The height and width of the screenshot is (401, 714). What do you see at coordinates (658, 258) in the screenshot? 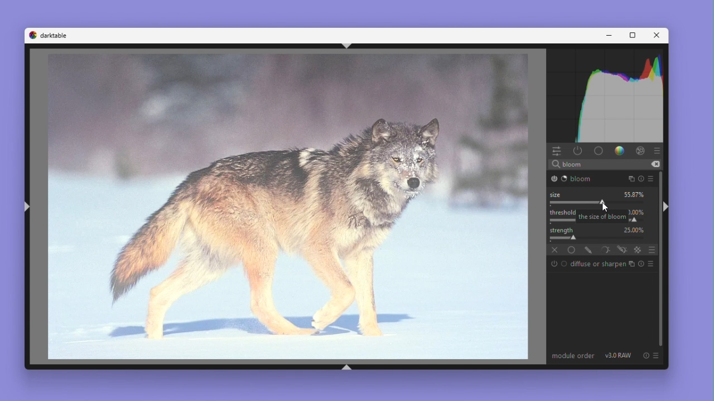
I see `Vertical scroll bar` at bounding box center [658, 258].